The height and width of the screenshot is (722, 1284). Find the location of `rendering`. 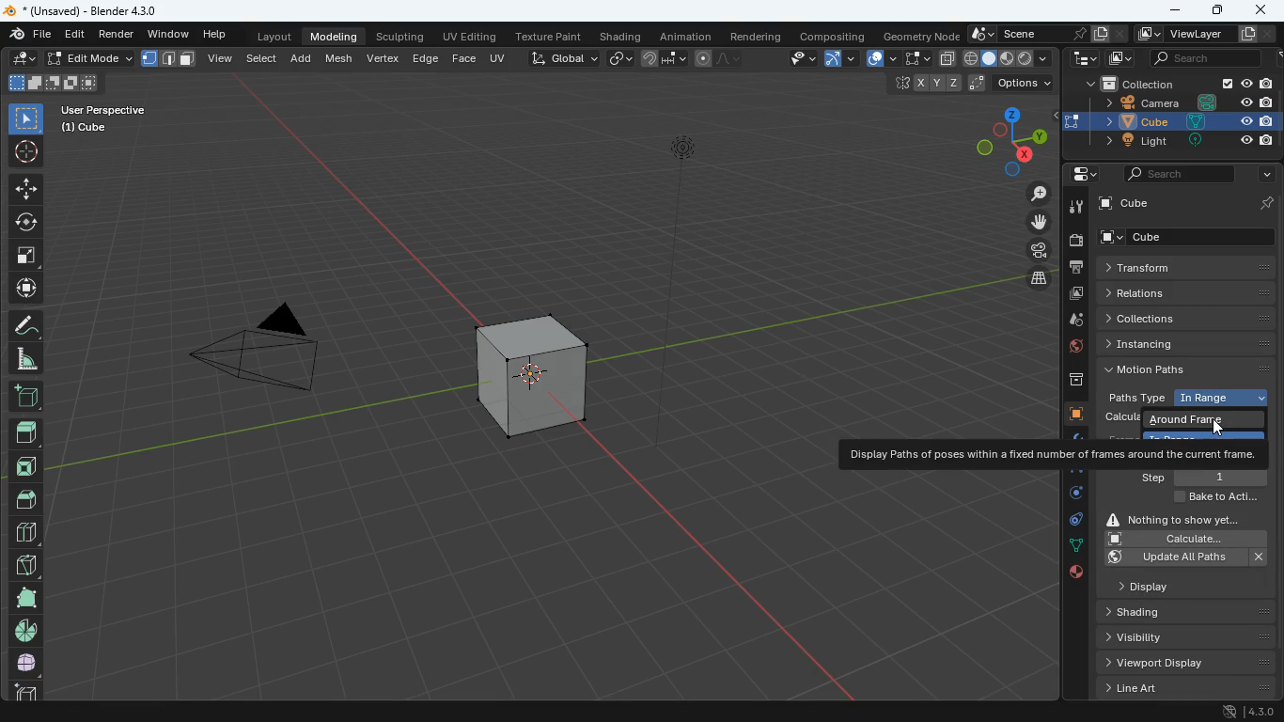

rendering is located at coordinates (757, 37).